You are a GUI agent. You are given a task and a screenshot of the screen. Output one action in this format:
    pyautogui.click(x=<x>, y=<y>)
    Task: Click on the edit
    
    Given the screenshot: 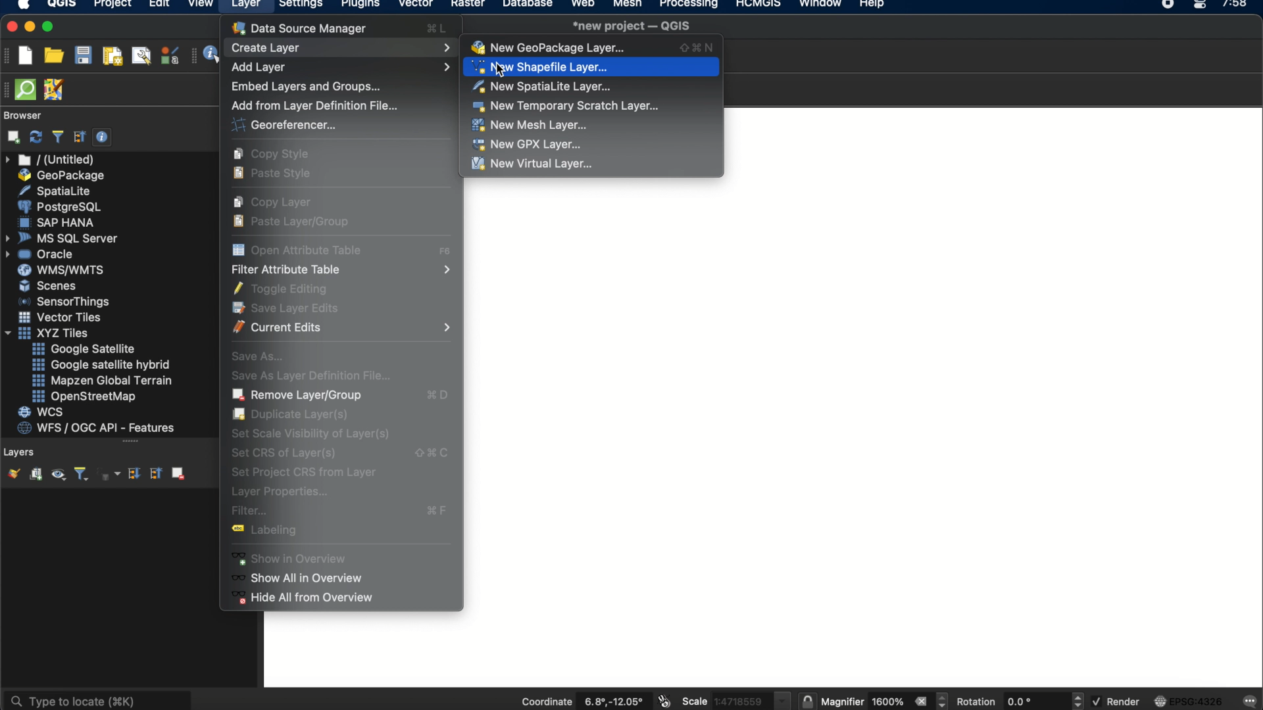 What is the action you would take?
    pyautogui.click(x=159, y=5)
    